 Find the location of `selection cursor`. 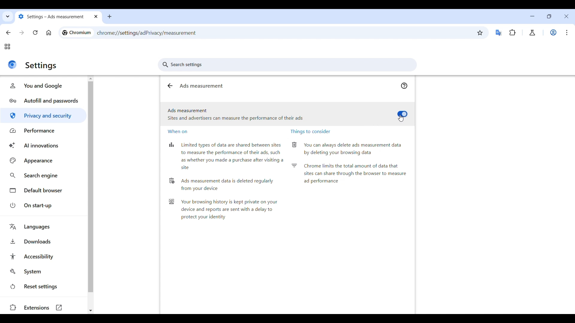

selection cursor is located at coordinates (401, 118).